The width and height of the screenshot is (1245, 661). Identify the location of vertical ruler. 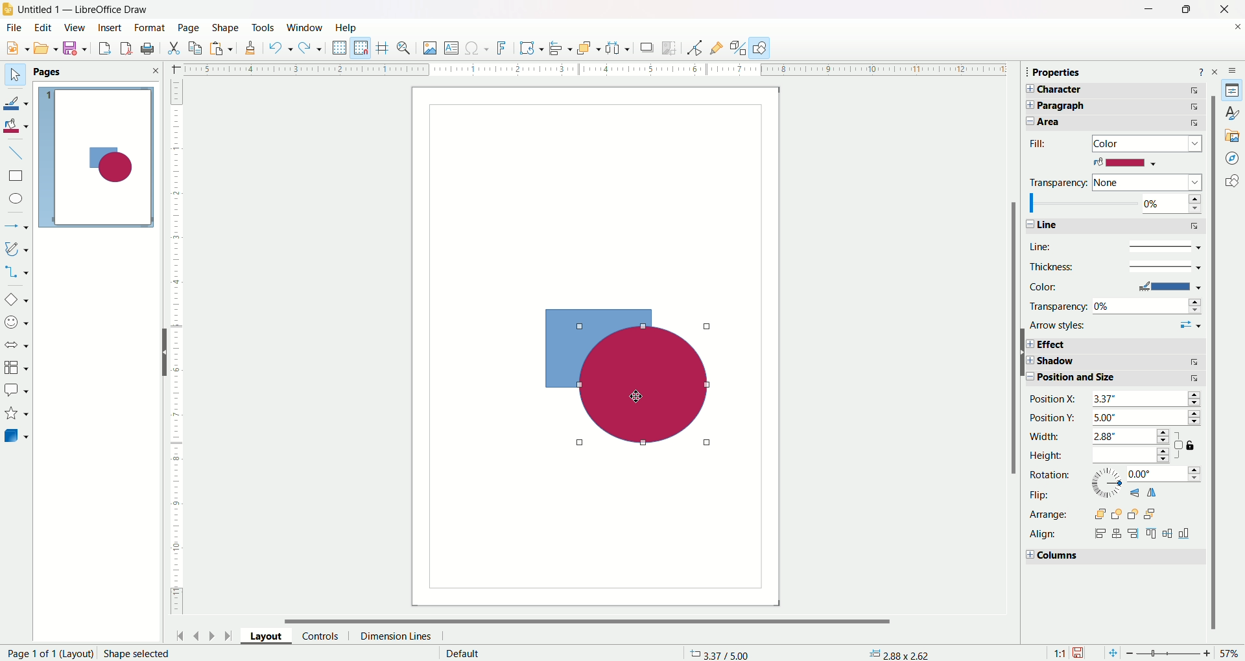
(176, 348).